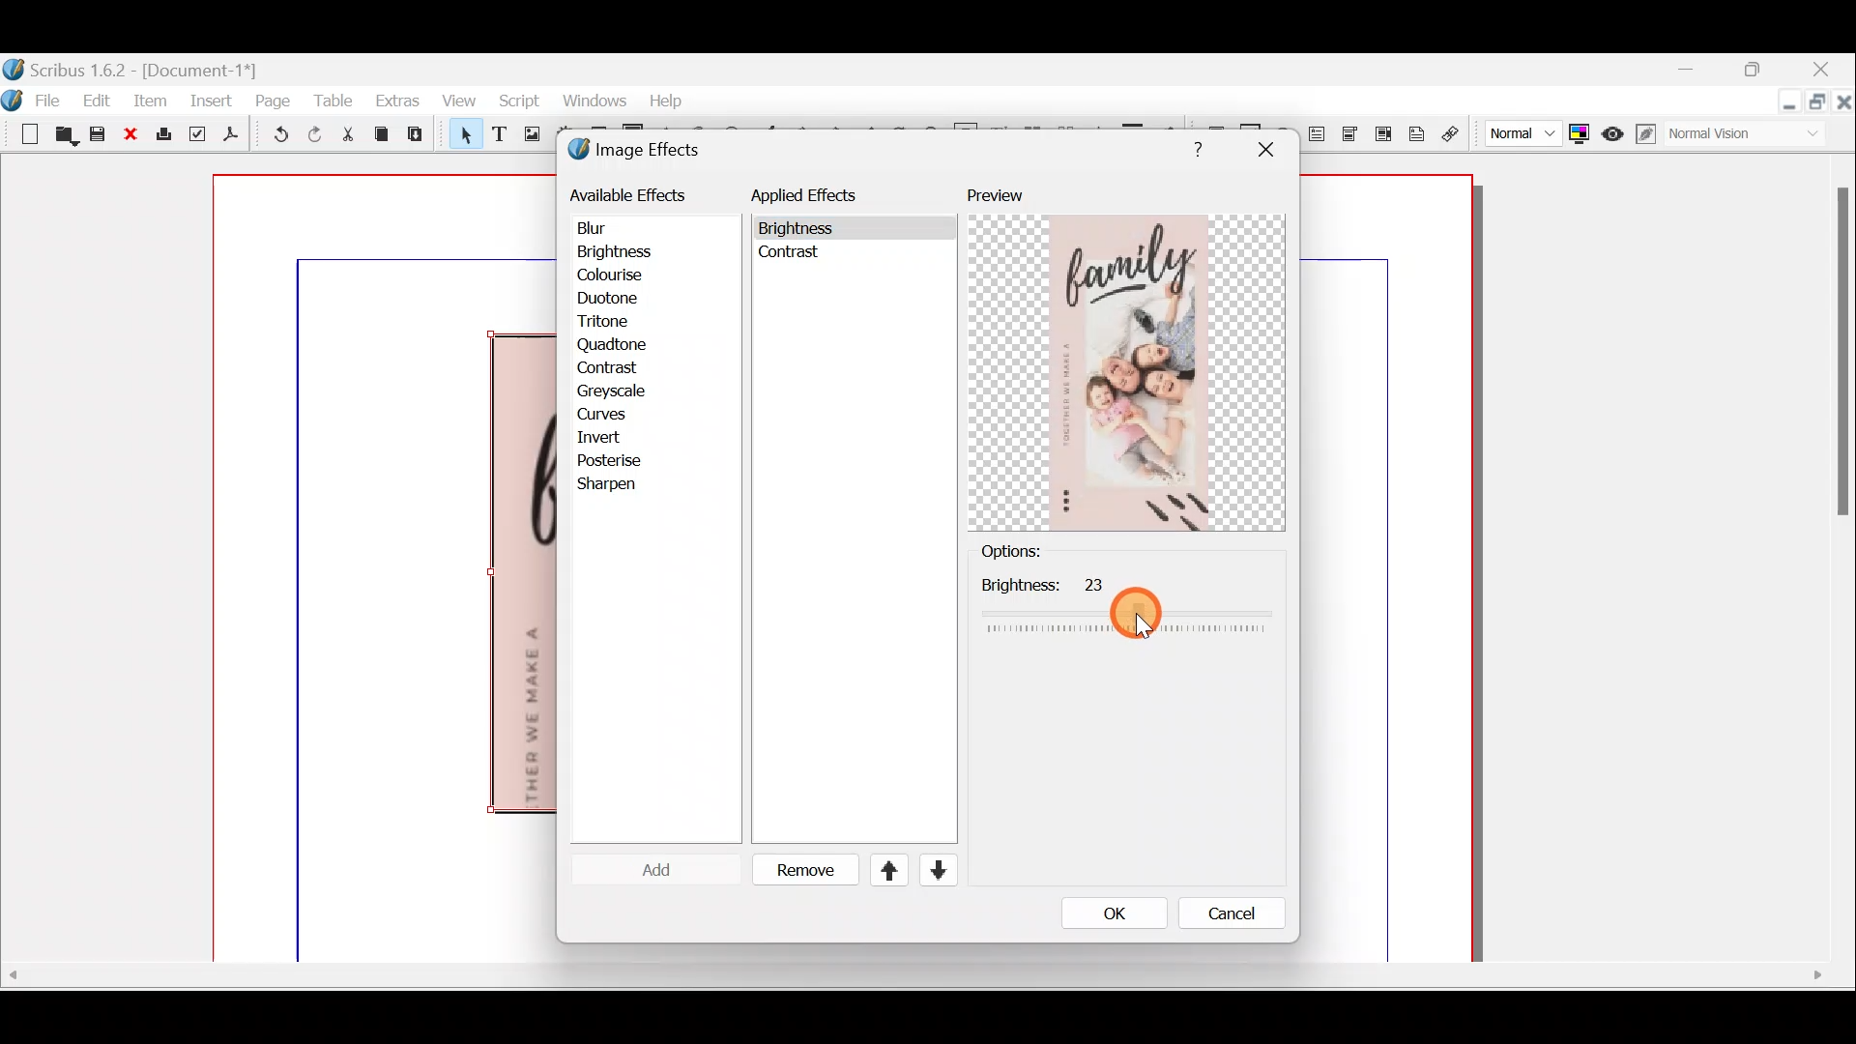 The width and height of the screenshot is (1856, 1044). What do you see at coordinates (616, 415) in the screenshot?
I see `Curves` at bounding box center [616, 415].